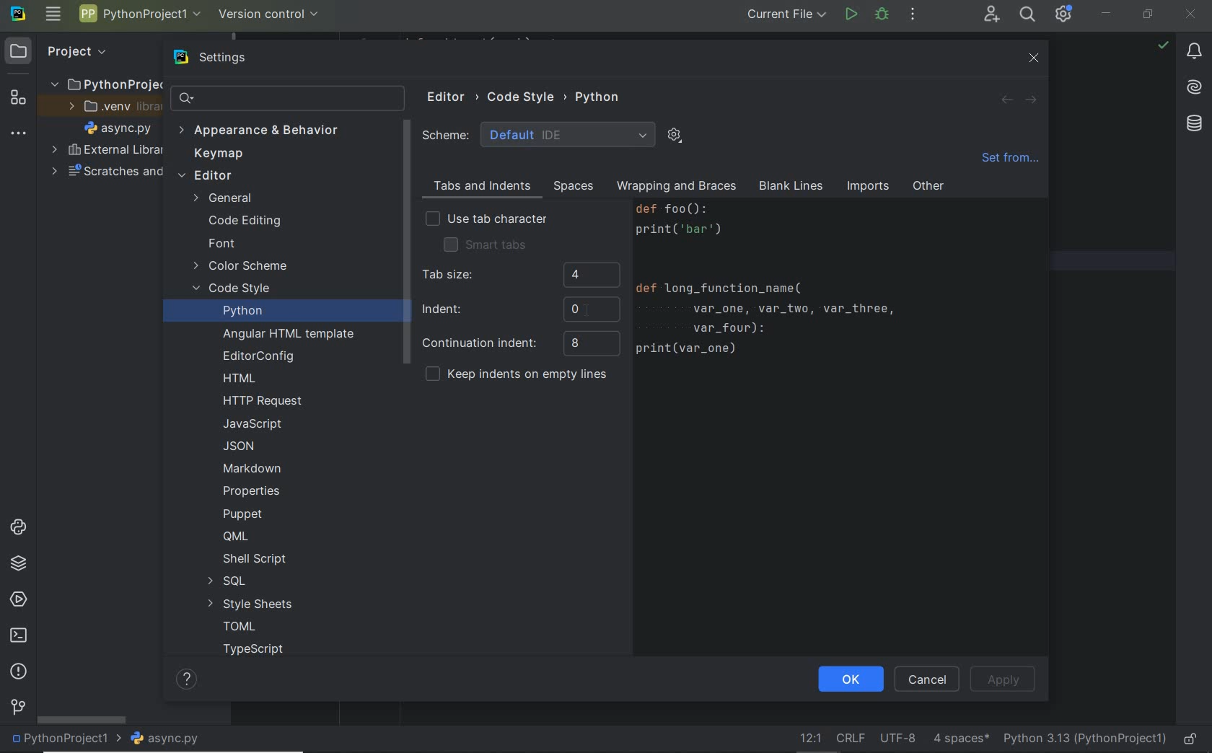 The width and height of the screenshot is (1212, 753). What do you see at coordinates (244, 222) in the screenshot?
I see `code editing` at bounding box center [244, 222].